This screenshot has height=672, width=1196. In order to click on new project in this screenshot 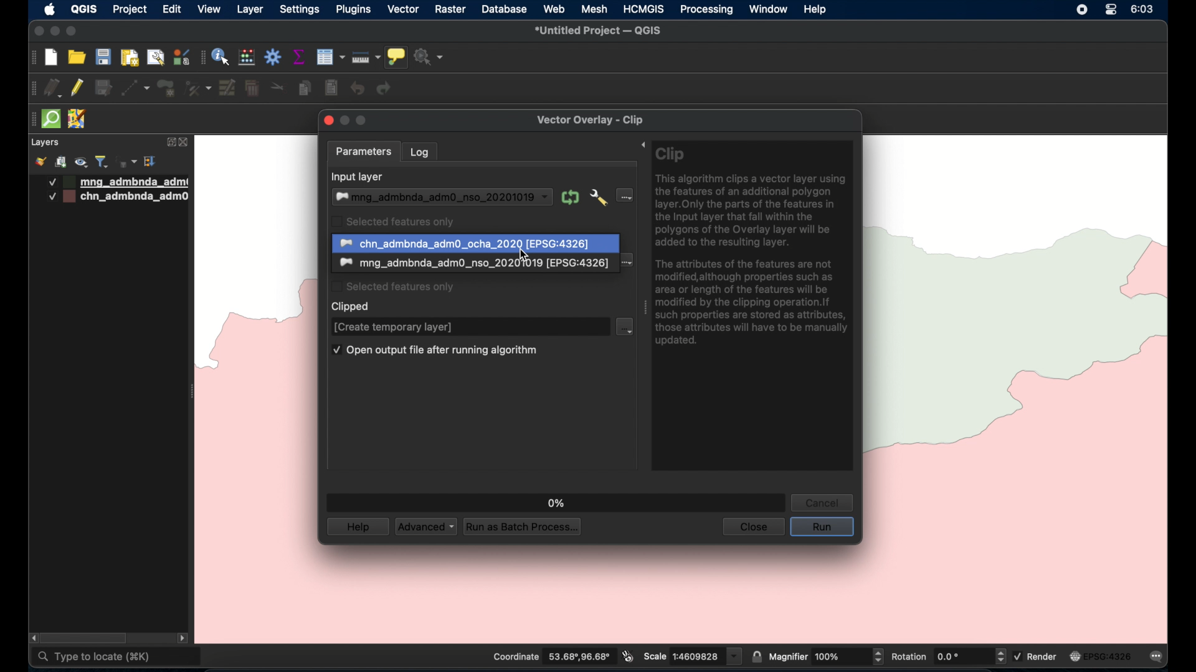, I will do `click(52, 58)`.